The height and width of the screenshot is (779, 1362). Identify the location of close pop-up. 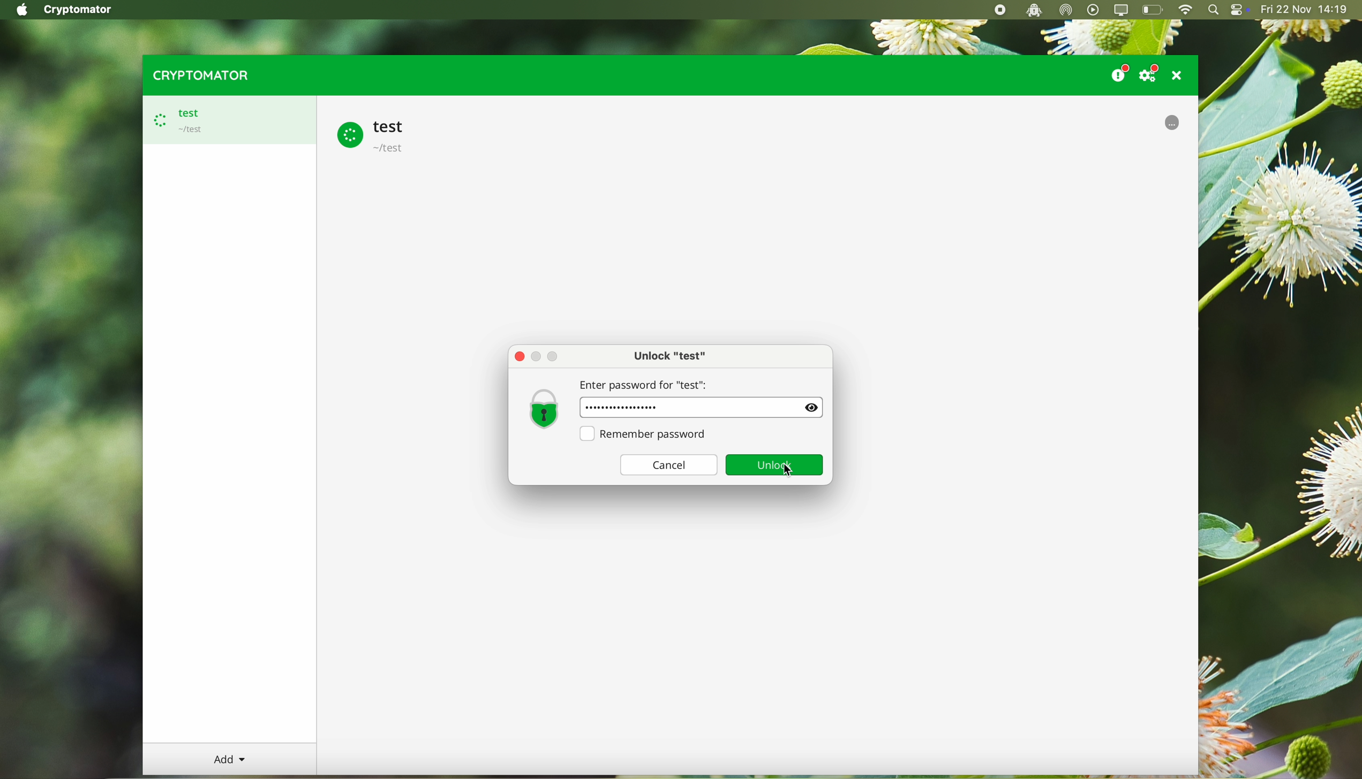
(520, 357).